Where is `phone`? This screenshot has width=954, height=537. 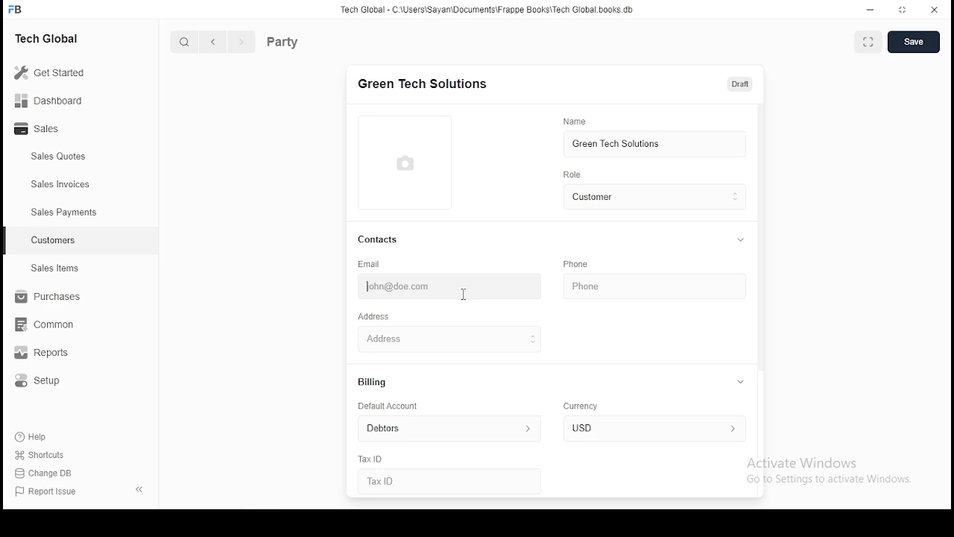
phone is located at coordinates (607, 283).